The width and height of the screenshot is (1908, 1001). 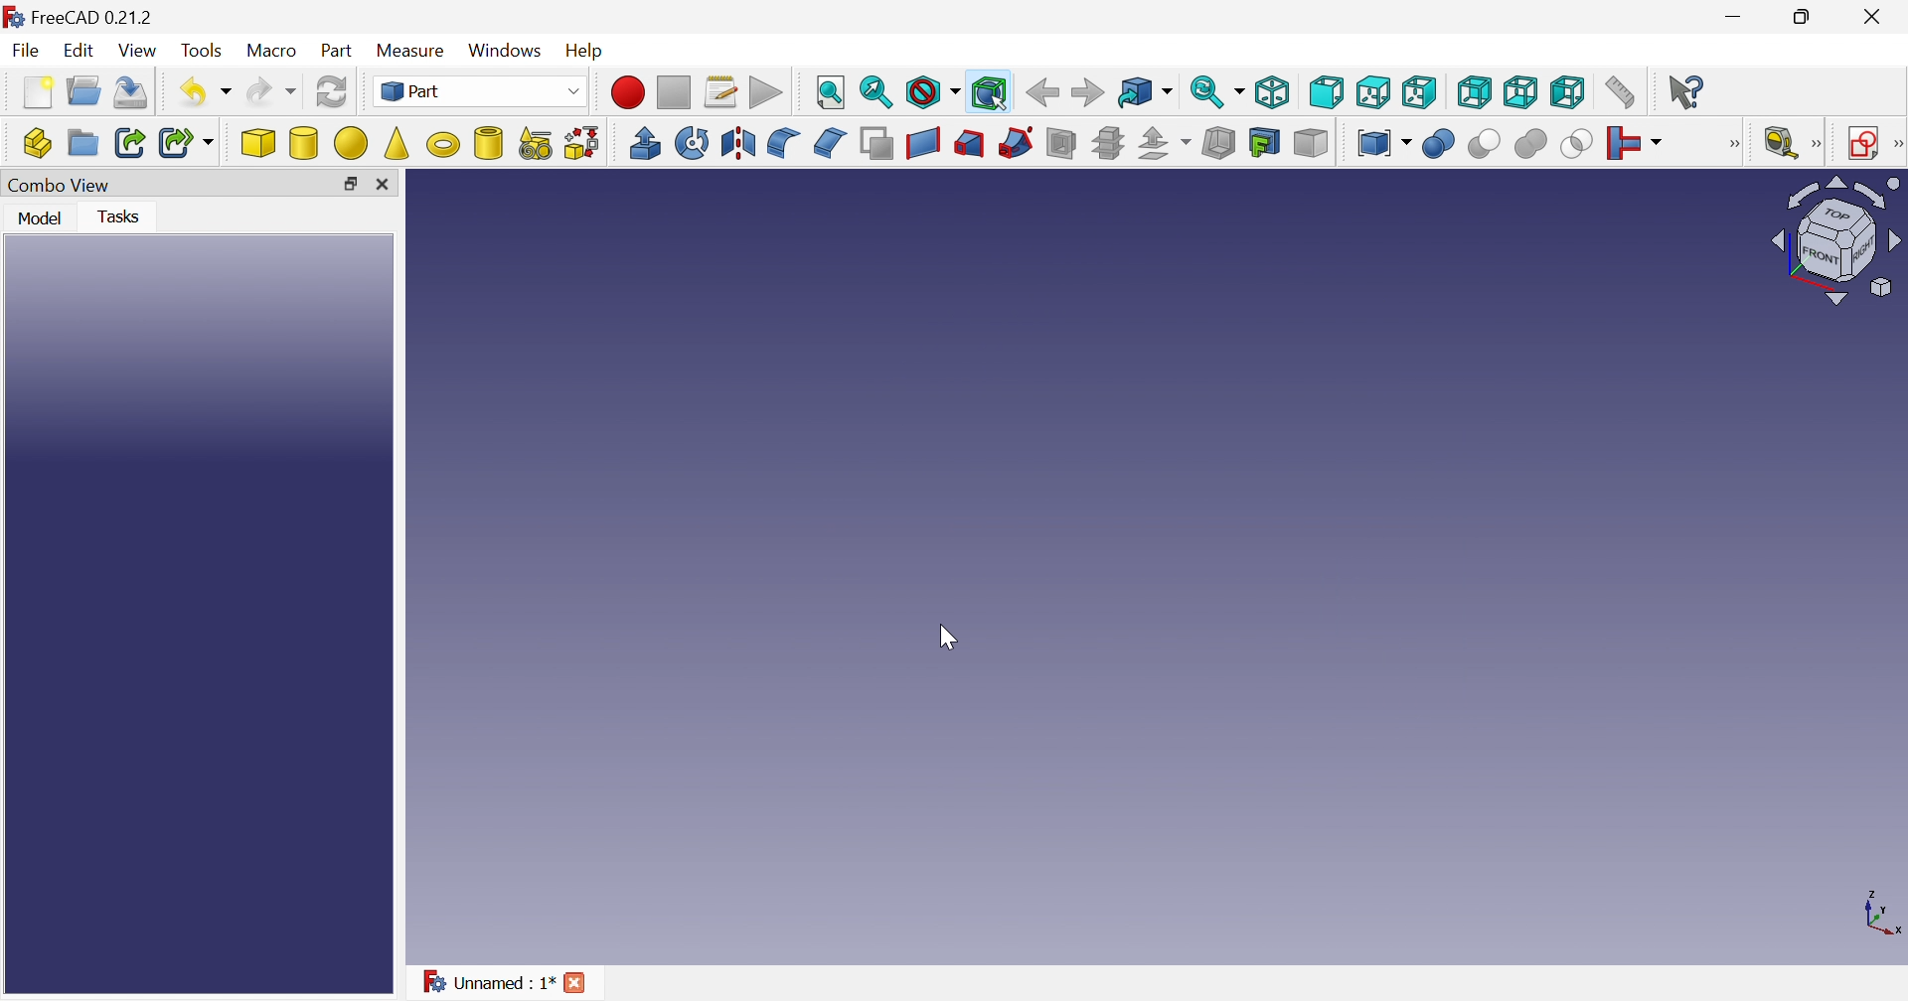 What do you see at coordinates (1145, 93) in the screenshot?
I see `Go to linked object` at bounding box center [1145, 93].